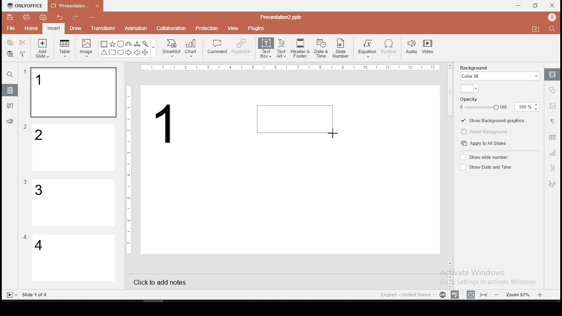 The width and height of the screenshot is (562, 316). I want to click on image, so click(87, 48).